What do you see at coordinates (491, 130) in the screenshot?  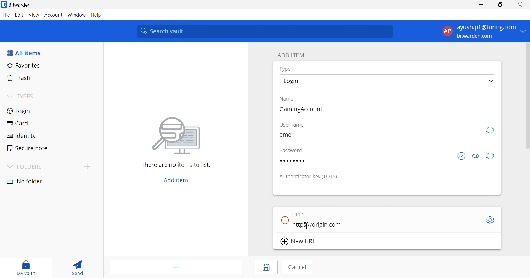 I see `Regenerate Username` at bounding box center [491, 130].